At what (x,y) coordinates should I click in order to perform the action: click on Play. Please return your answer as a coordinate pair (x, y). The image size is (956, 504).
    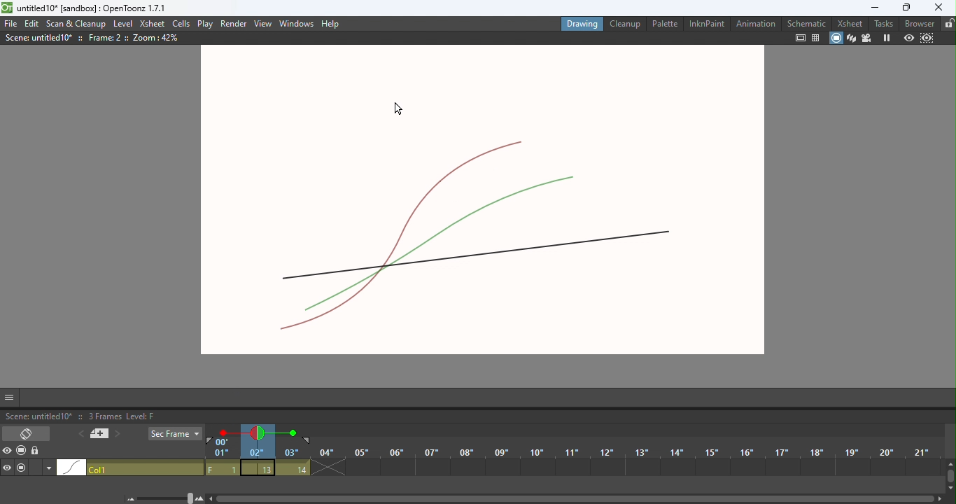
    Looking at the image, I should click on (204, 24).